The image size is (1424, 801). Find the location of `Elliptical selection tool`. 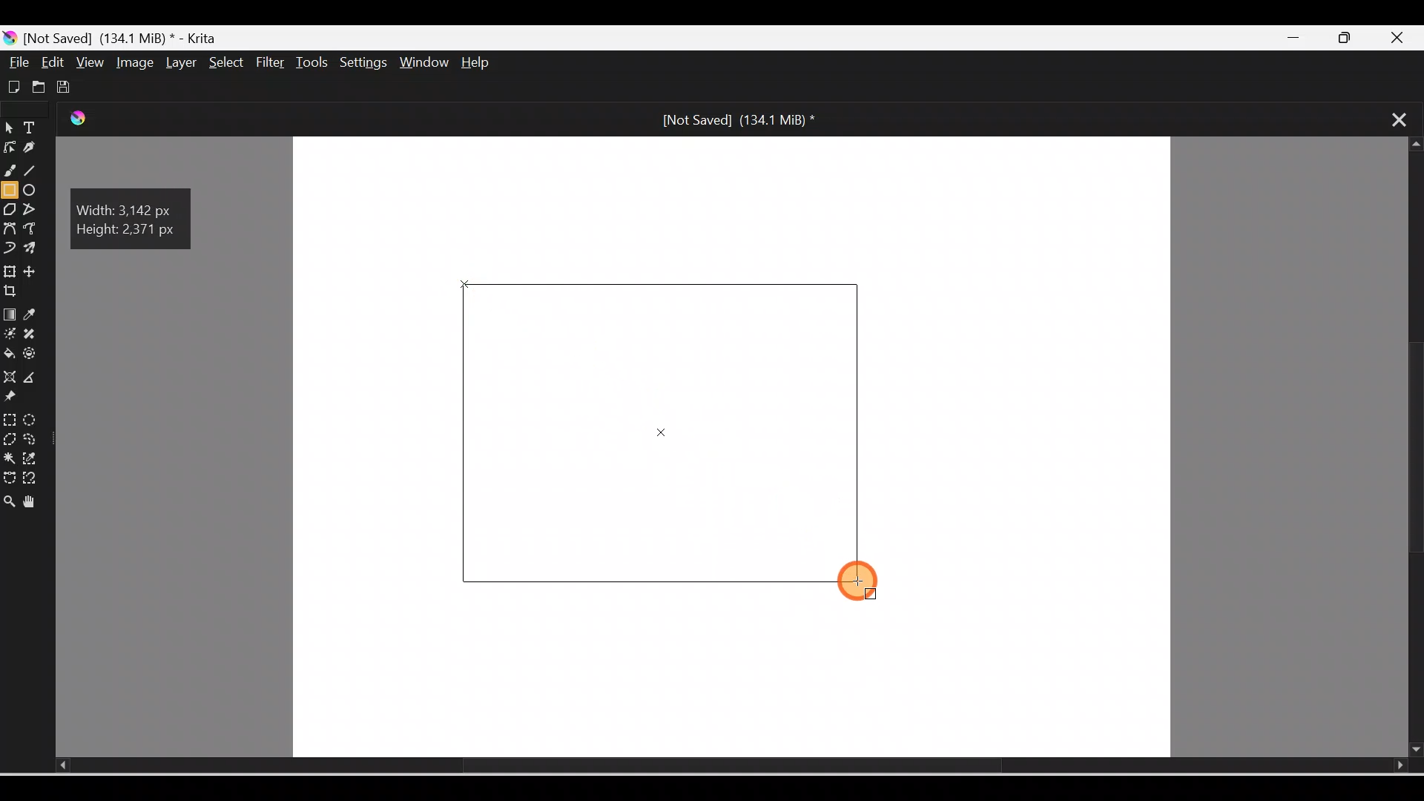

Elliptical selection tool is located at coordinates (30, 418).